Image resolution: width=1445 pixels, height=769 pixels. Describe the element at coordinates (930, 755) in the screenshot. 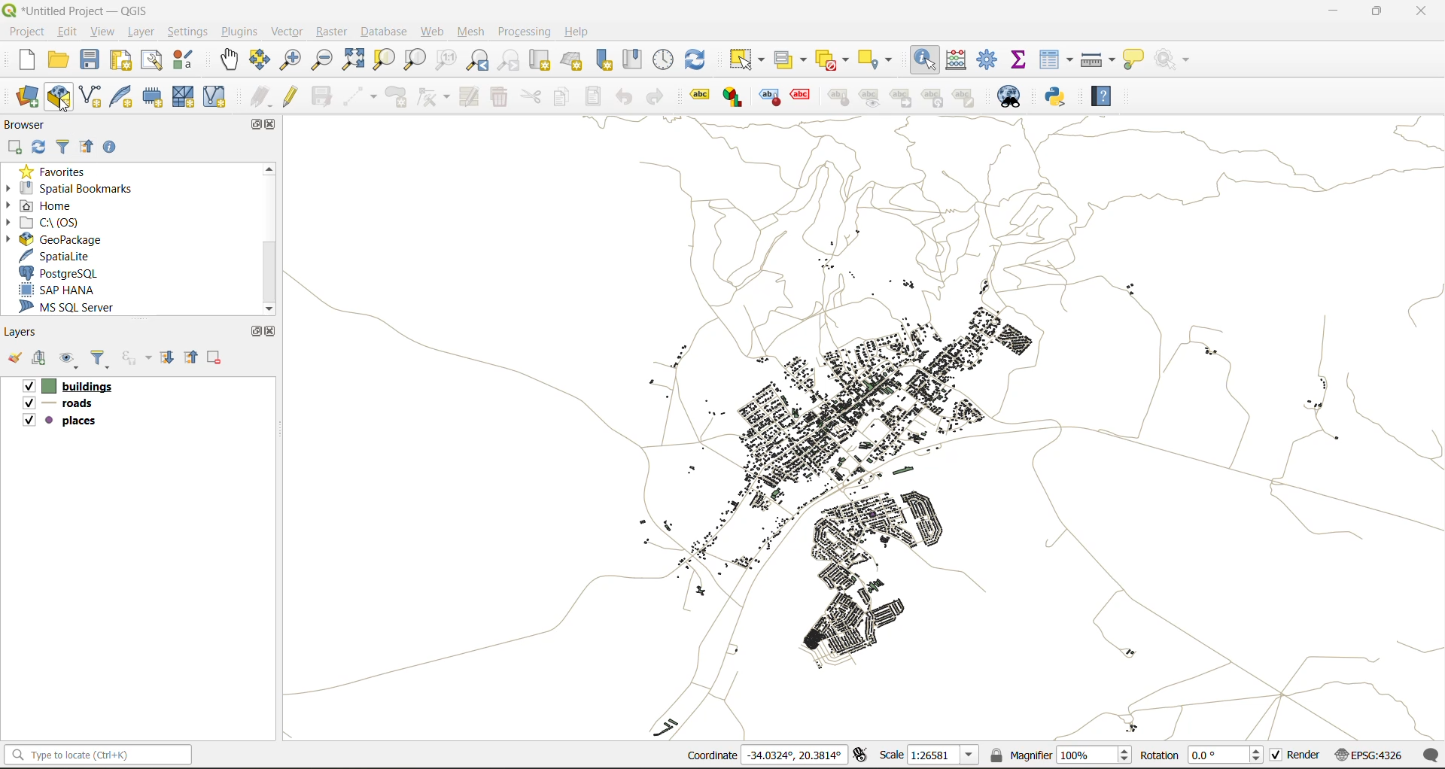

I see `scale(1:26581)` at that location.